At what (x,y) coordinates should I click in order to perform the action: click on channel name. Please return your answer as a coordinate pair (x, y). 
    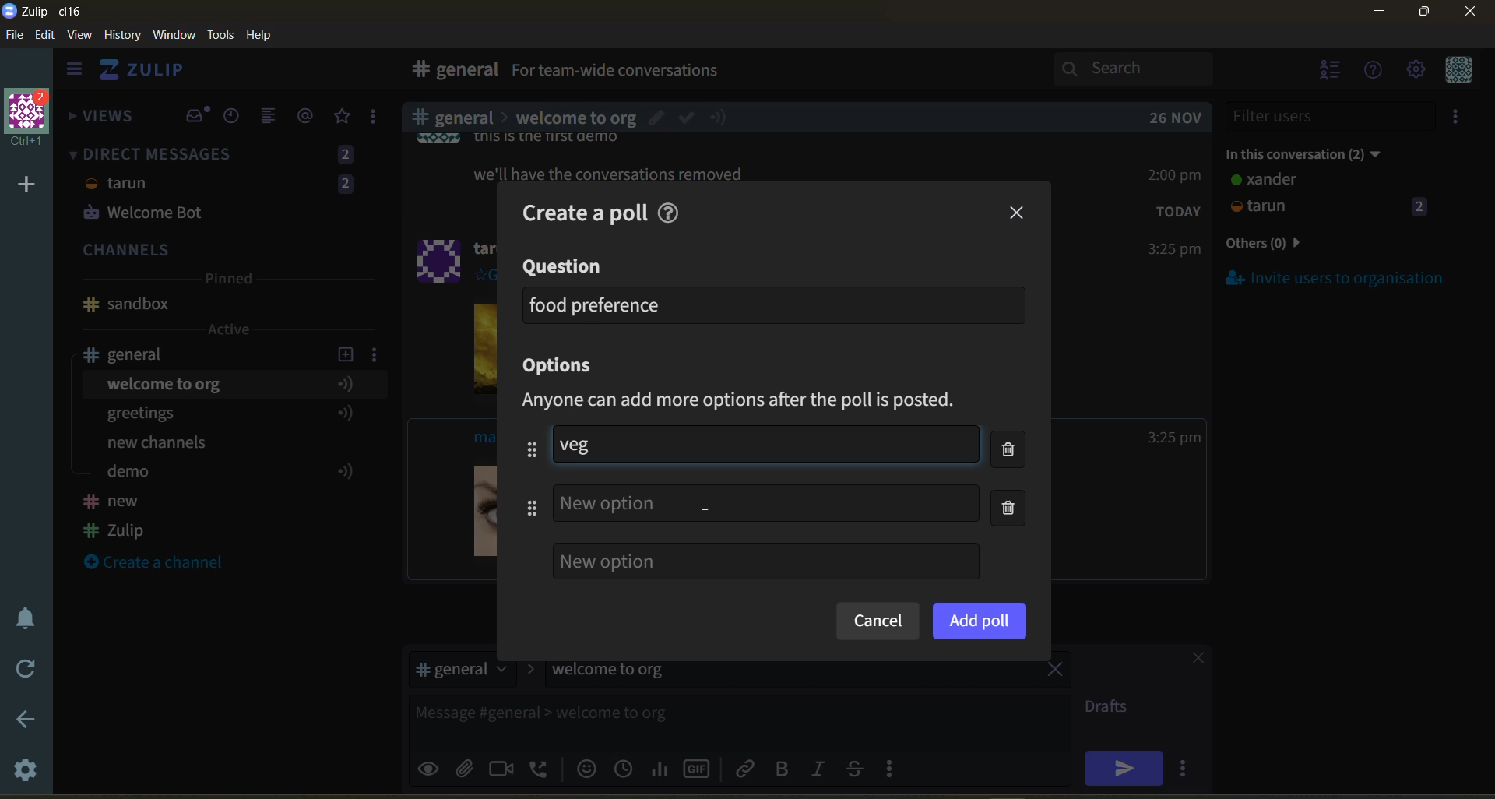
    Looking at the image, I should click on (135, 354).